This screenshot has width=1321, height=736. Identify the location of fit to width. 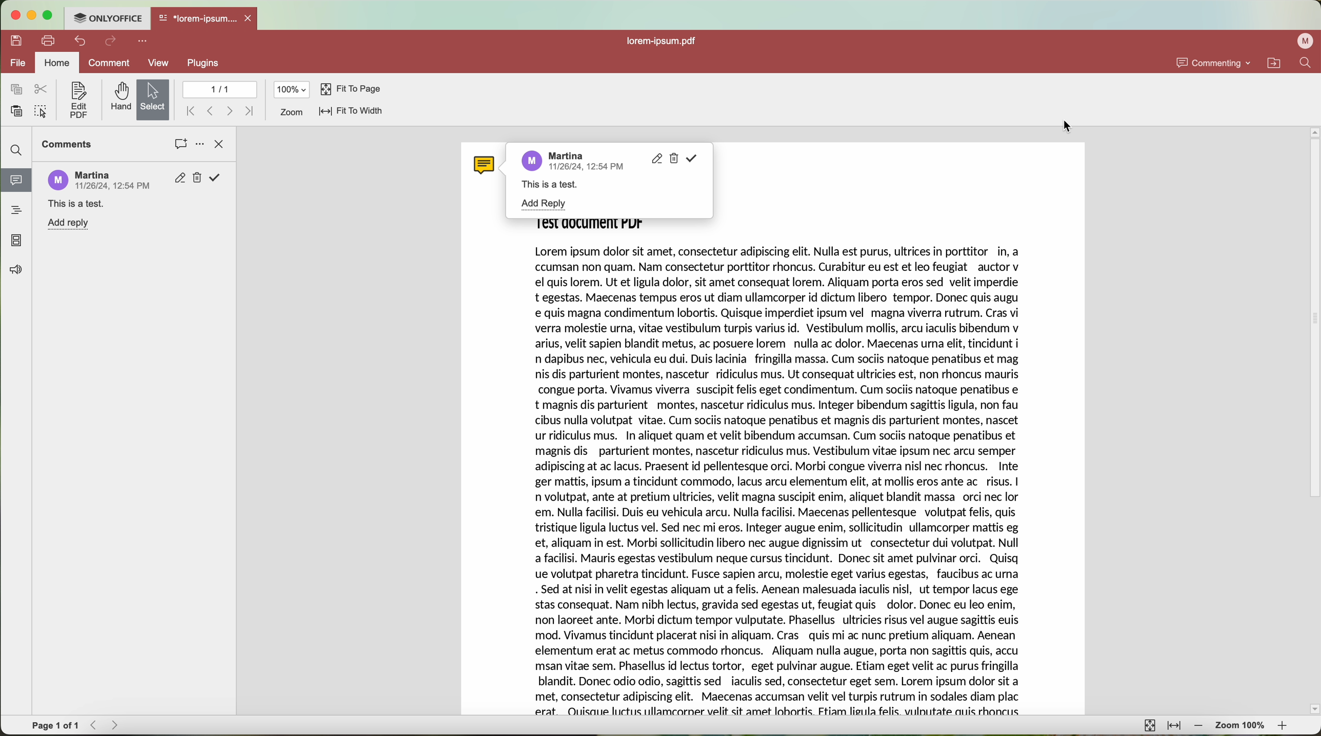
(1175, 728).